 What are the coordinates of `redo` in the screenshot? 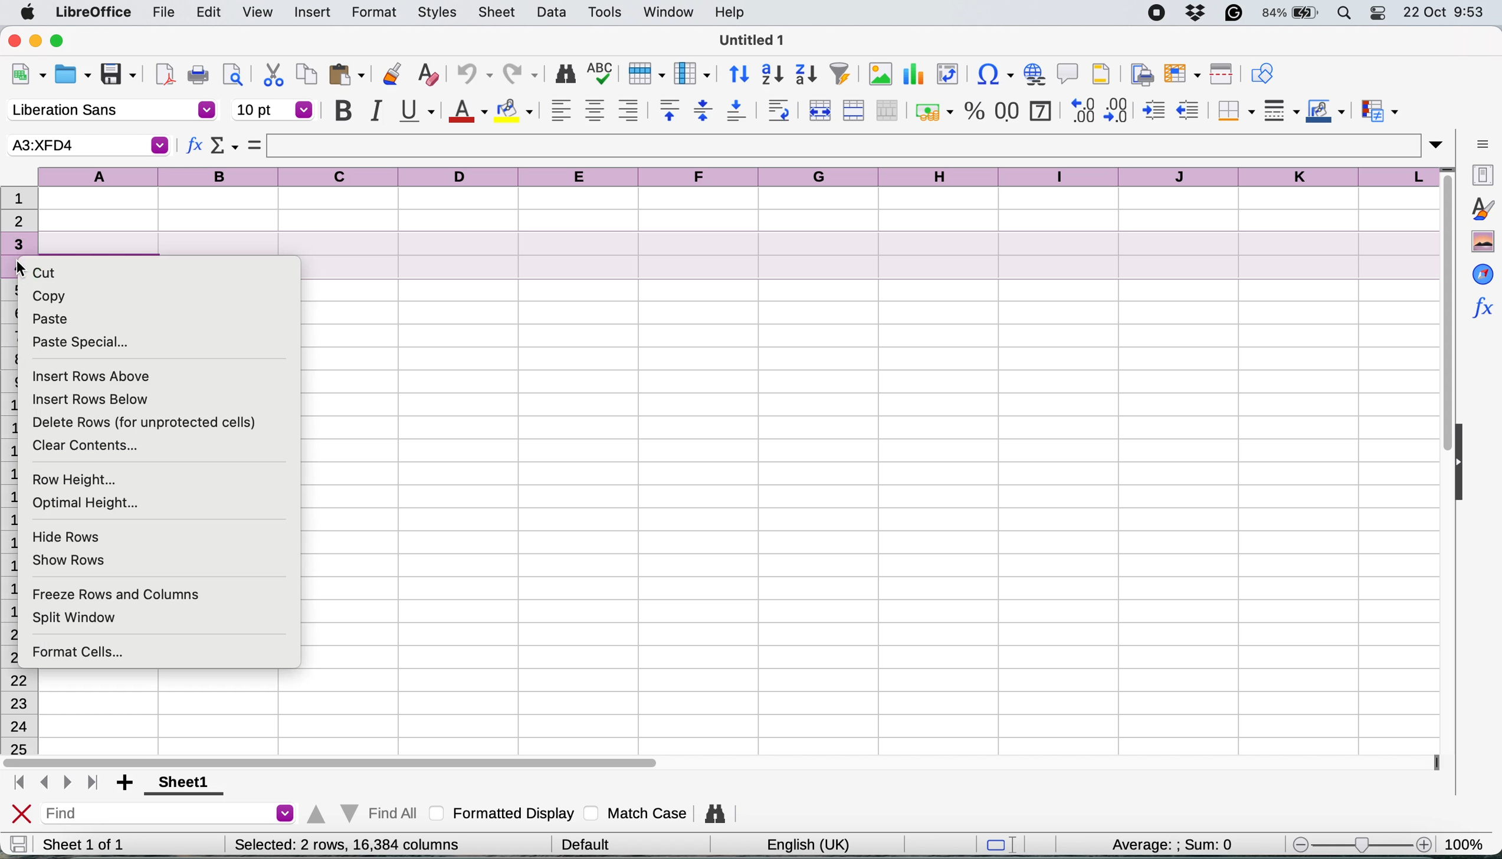 It's located at (522, 76).